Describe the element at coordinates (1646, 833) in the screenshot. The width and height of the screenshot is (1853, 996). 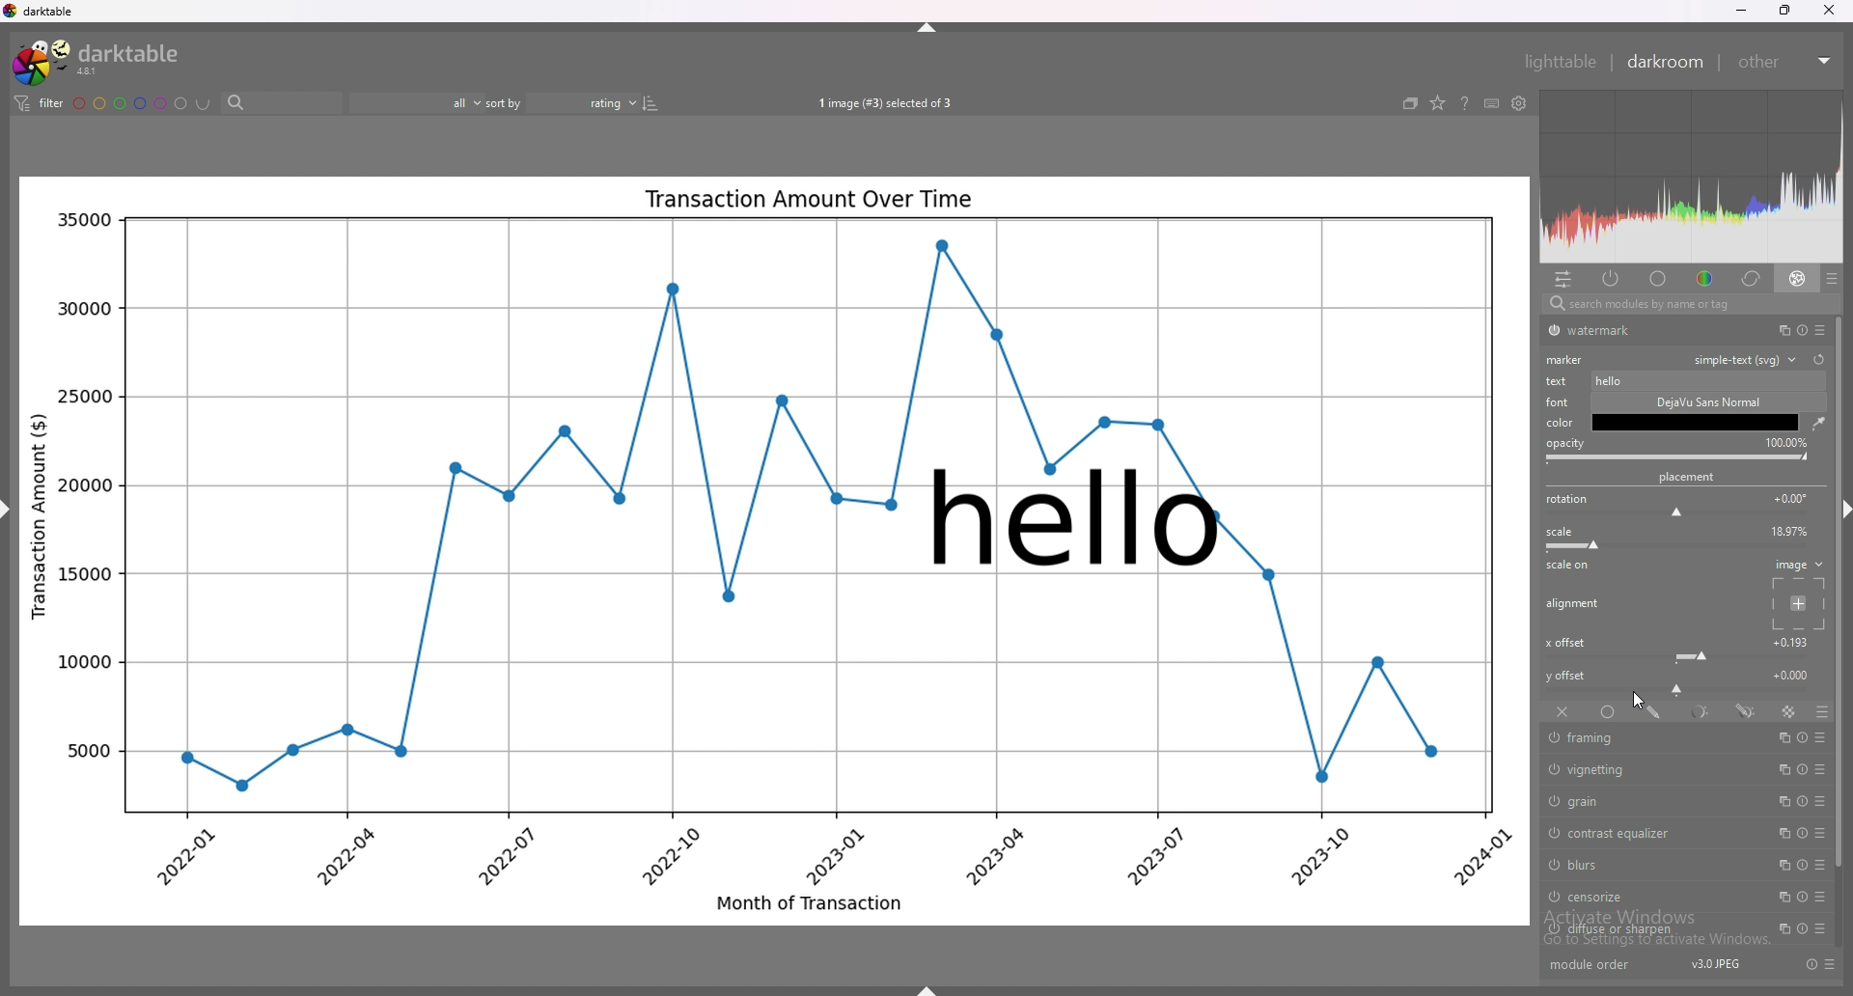
I see `contrast equalizer` at that location.